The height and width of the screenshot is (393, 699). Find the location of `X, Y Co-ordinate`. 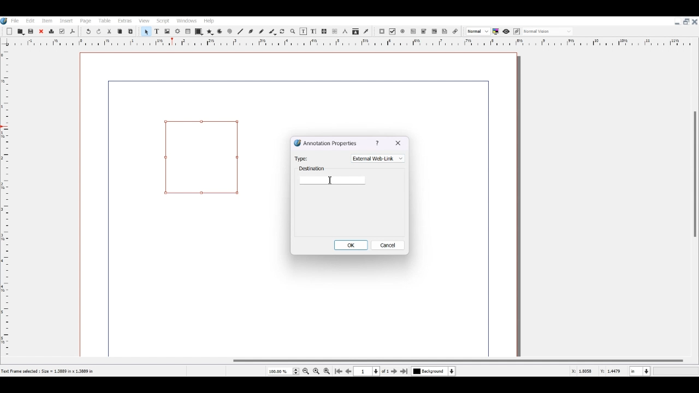

X, Y Co-ordinate is located at coordinates (583, 371).